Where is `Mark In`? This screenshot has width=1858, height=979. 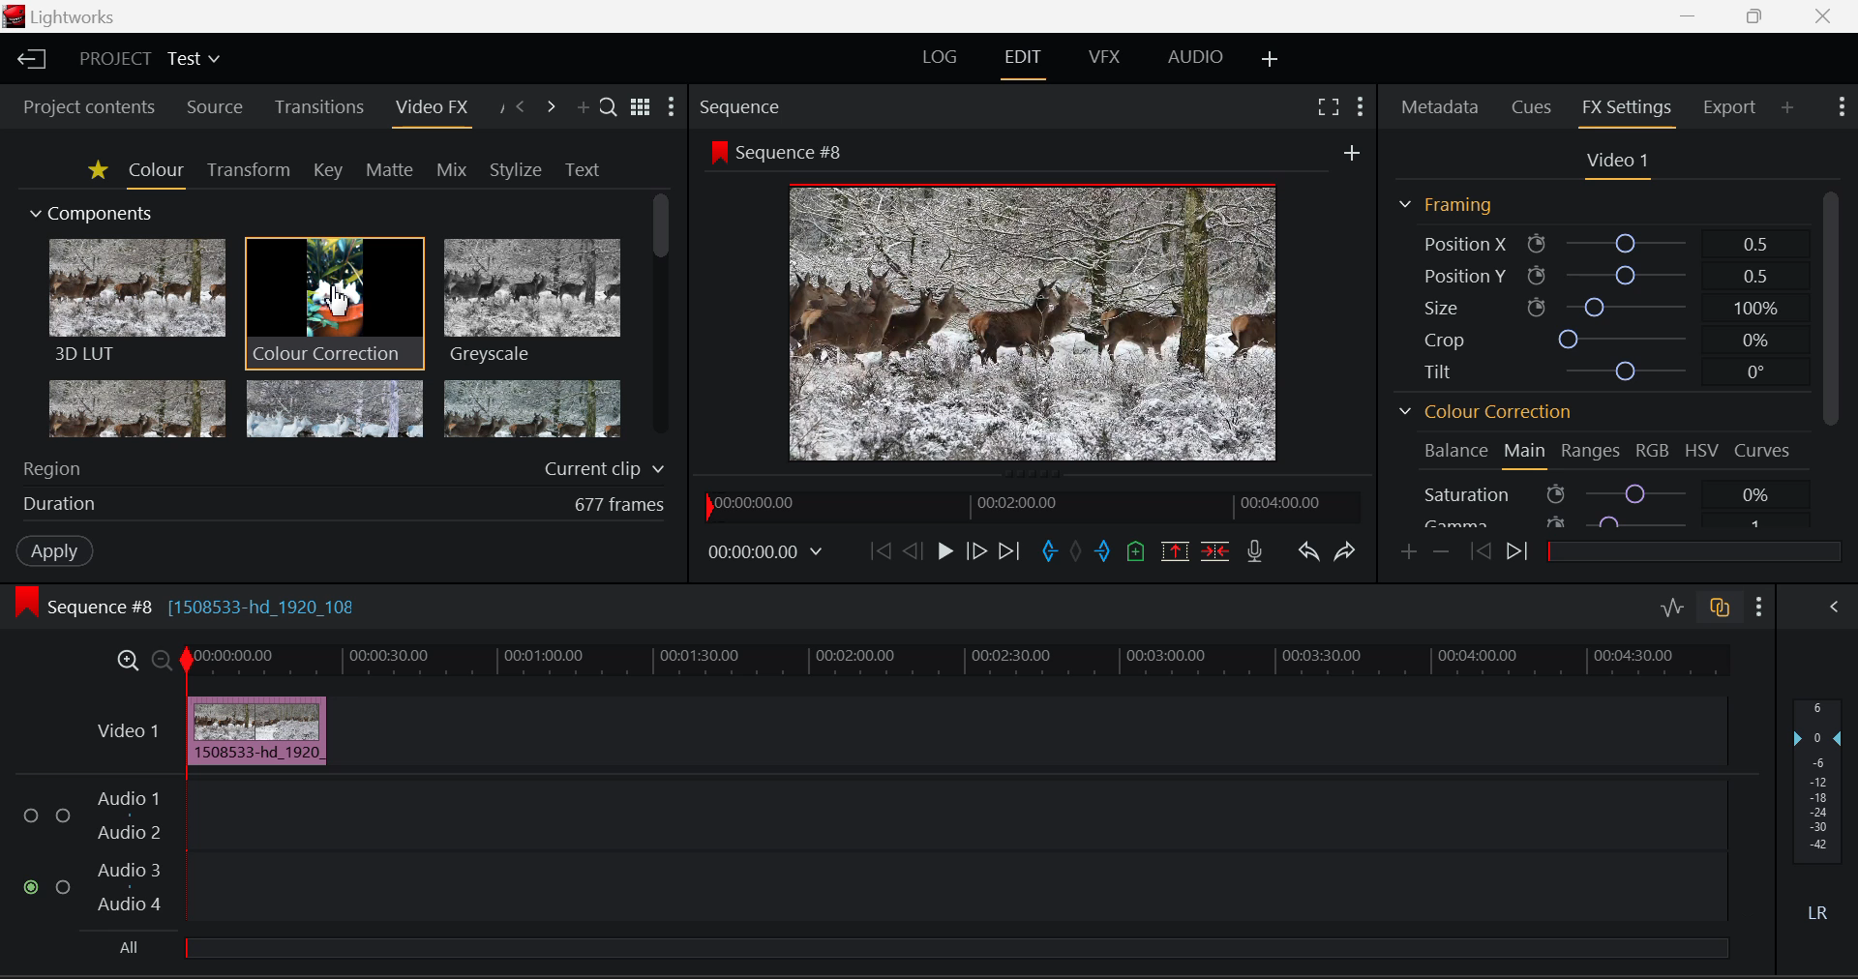
Mark In is located at coordinates (1049, 554).